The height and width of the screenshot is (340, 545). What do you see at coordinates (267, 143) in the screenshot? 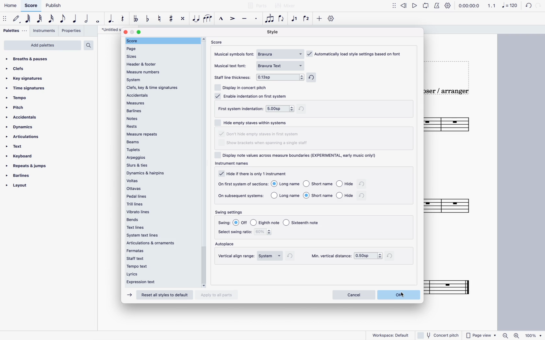
I see `show brackets` at bounding box center [267, 143].